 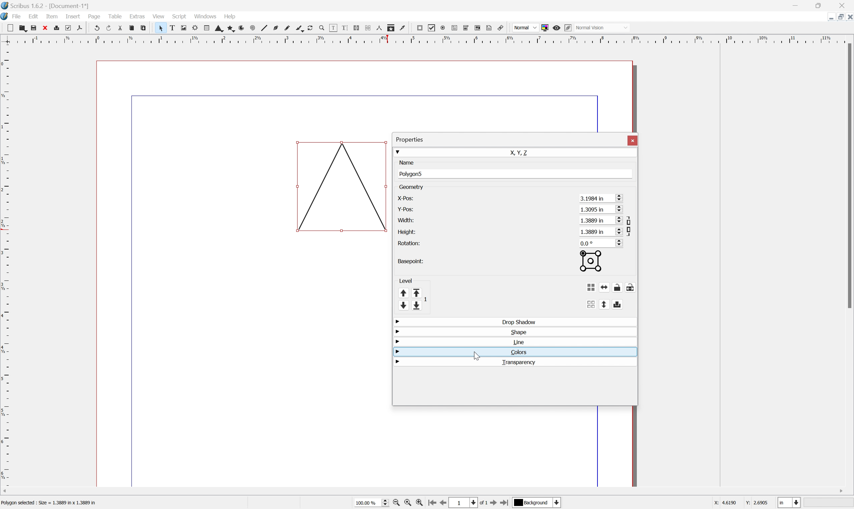 I want to click on Bezier curve, so click(x=275, y=27).